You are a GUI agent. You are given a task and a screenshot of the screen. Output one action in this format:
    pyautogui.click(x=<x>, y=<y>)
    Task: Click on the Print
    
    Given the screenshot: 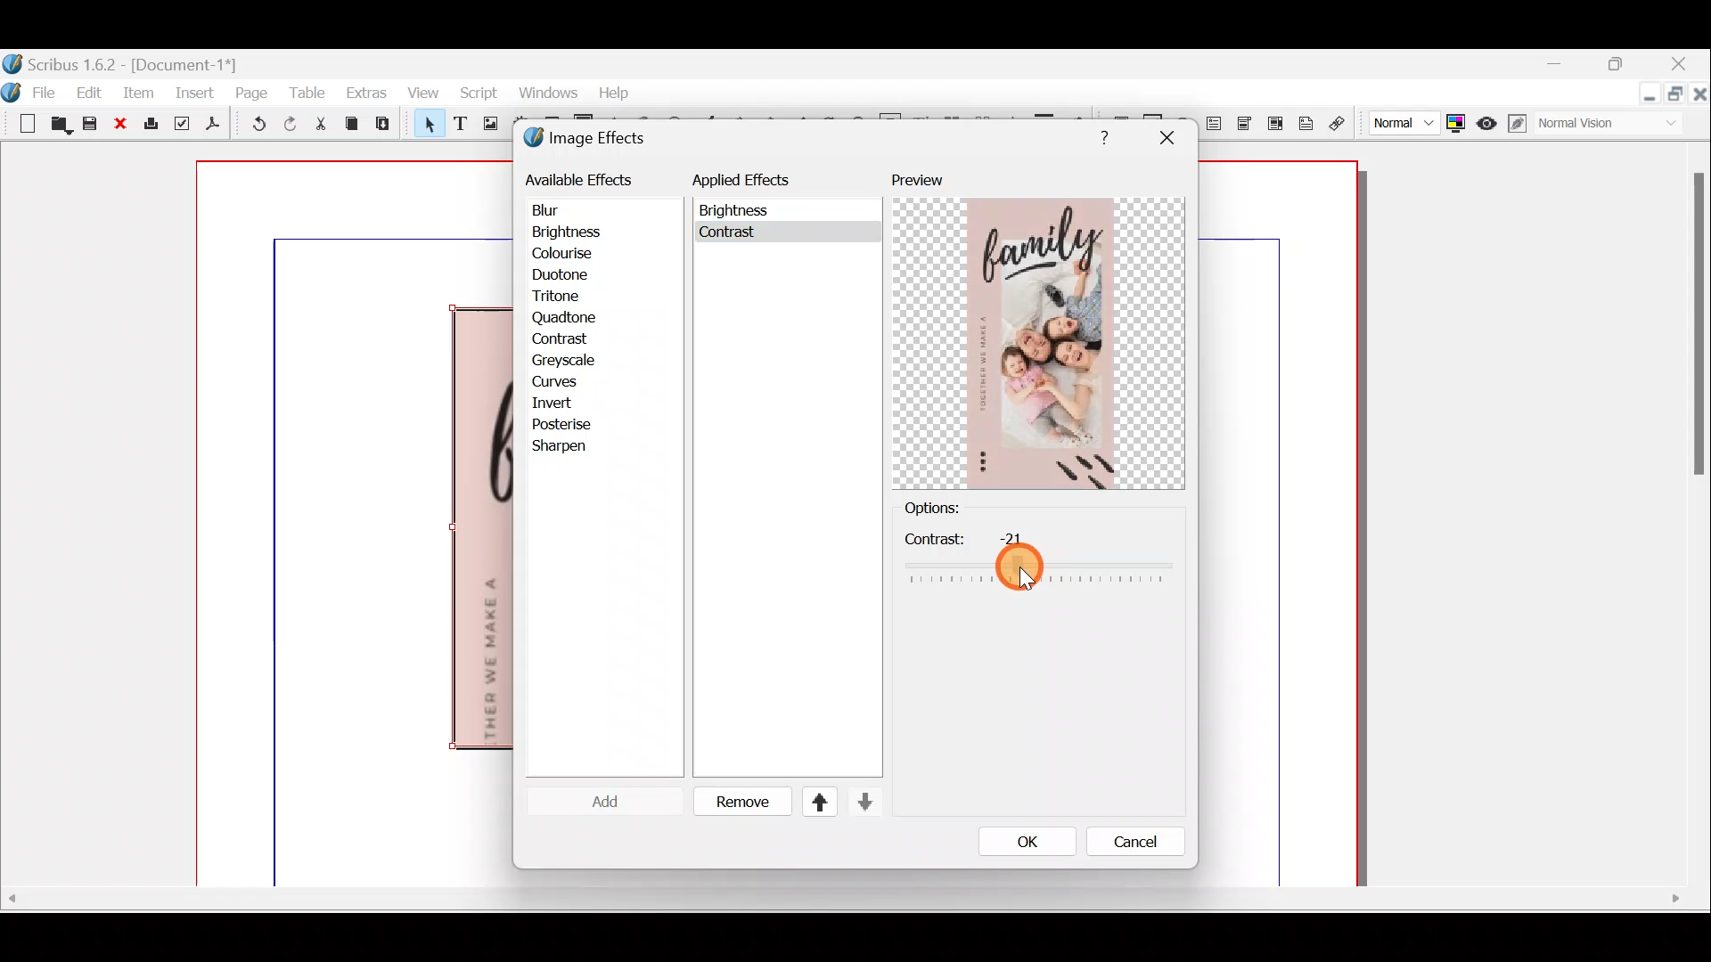 What is the action you would take?
    pyautogui.click(x=152, y=125)
    